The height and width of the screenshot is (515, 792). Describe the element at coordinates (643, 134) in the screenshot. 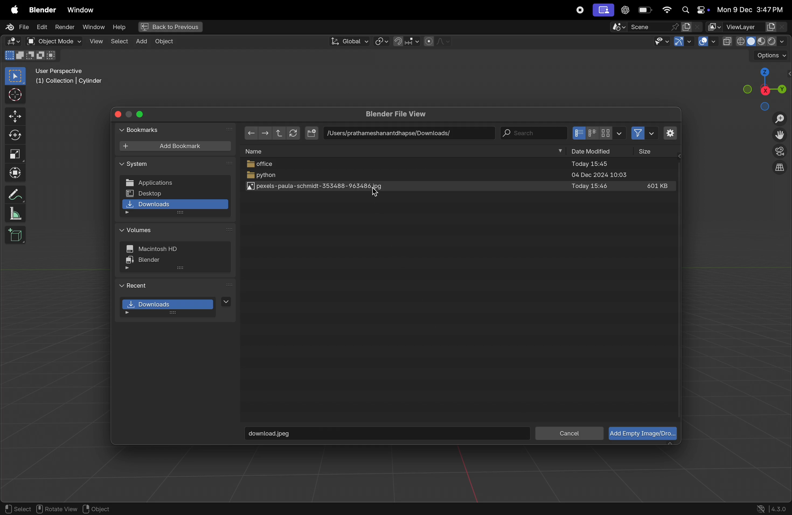

I see `filters` at that location.